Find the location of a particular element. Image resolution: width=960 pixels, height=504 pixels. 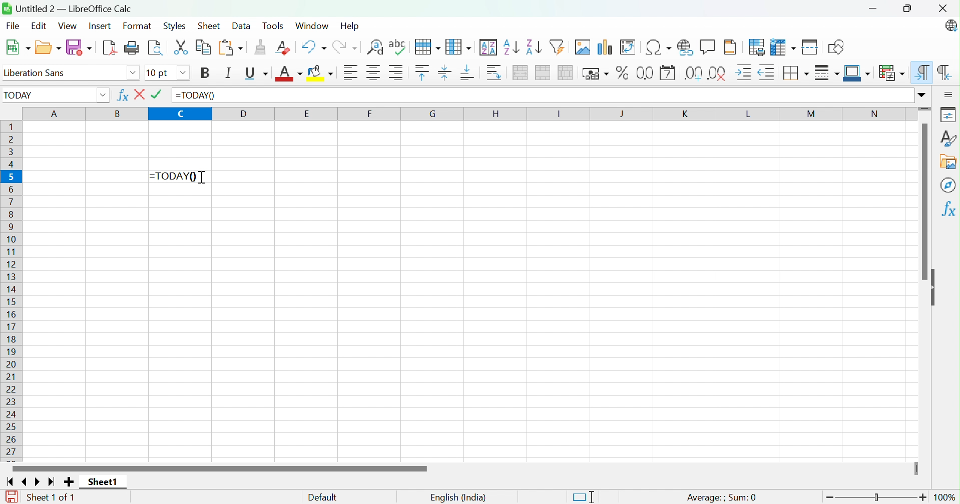

Slider is located at coordinates (915, 468).